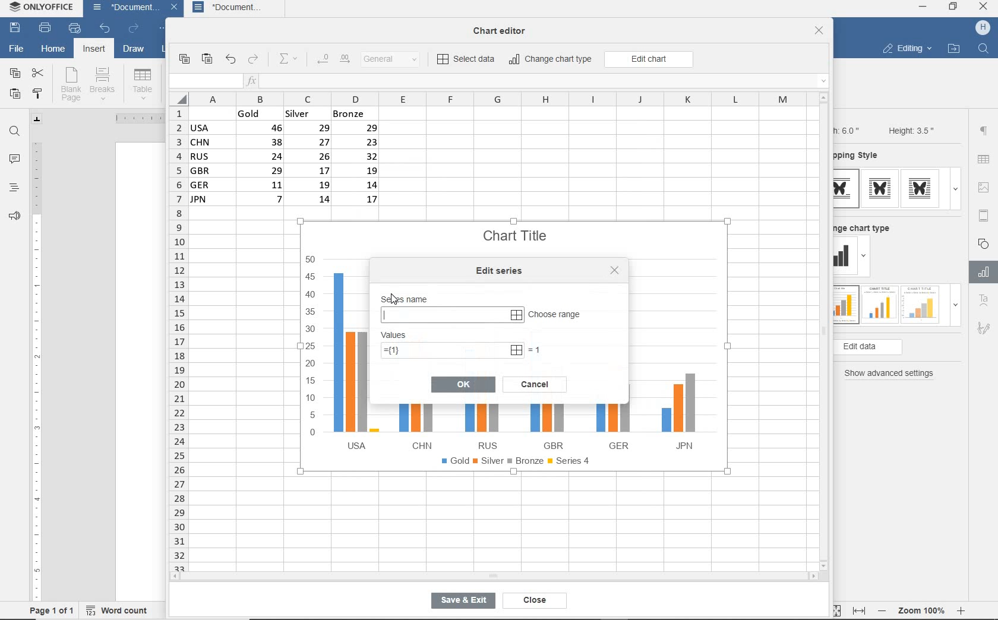 This screenshot has height=620, width=998. What do you see at coordinates (983, 331) in the screenshot?
I see `Signature settings` at bounding box center [983, 331].